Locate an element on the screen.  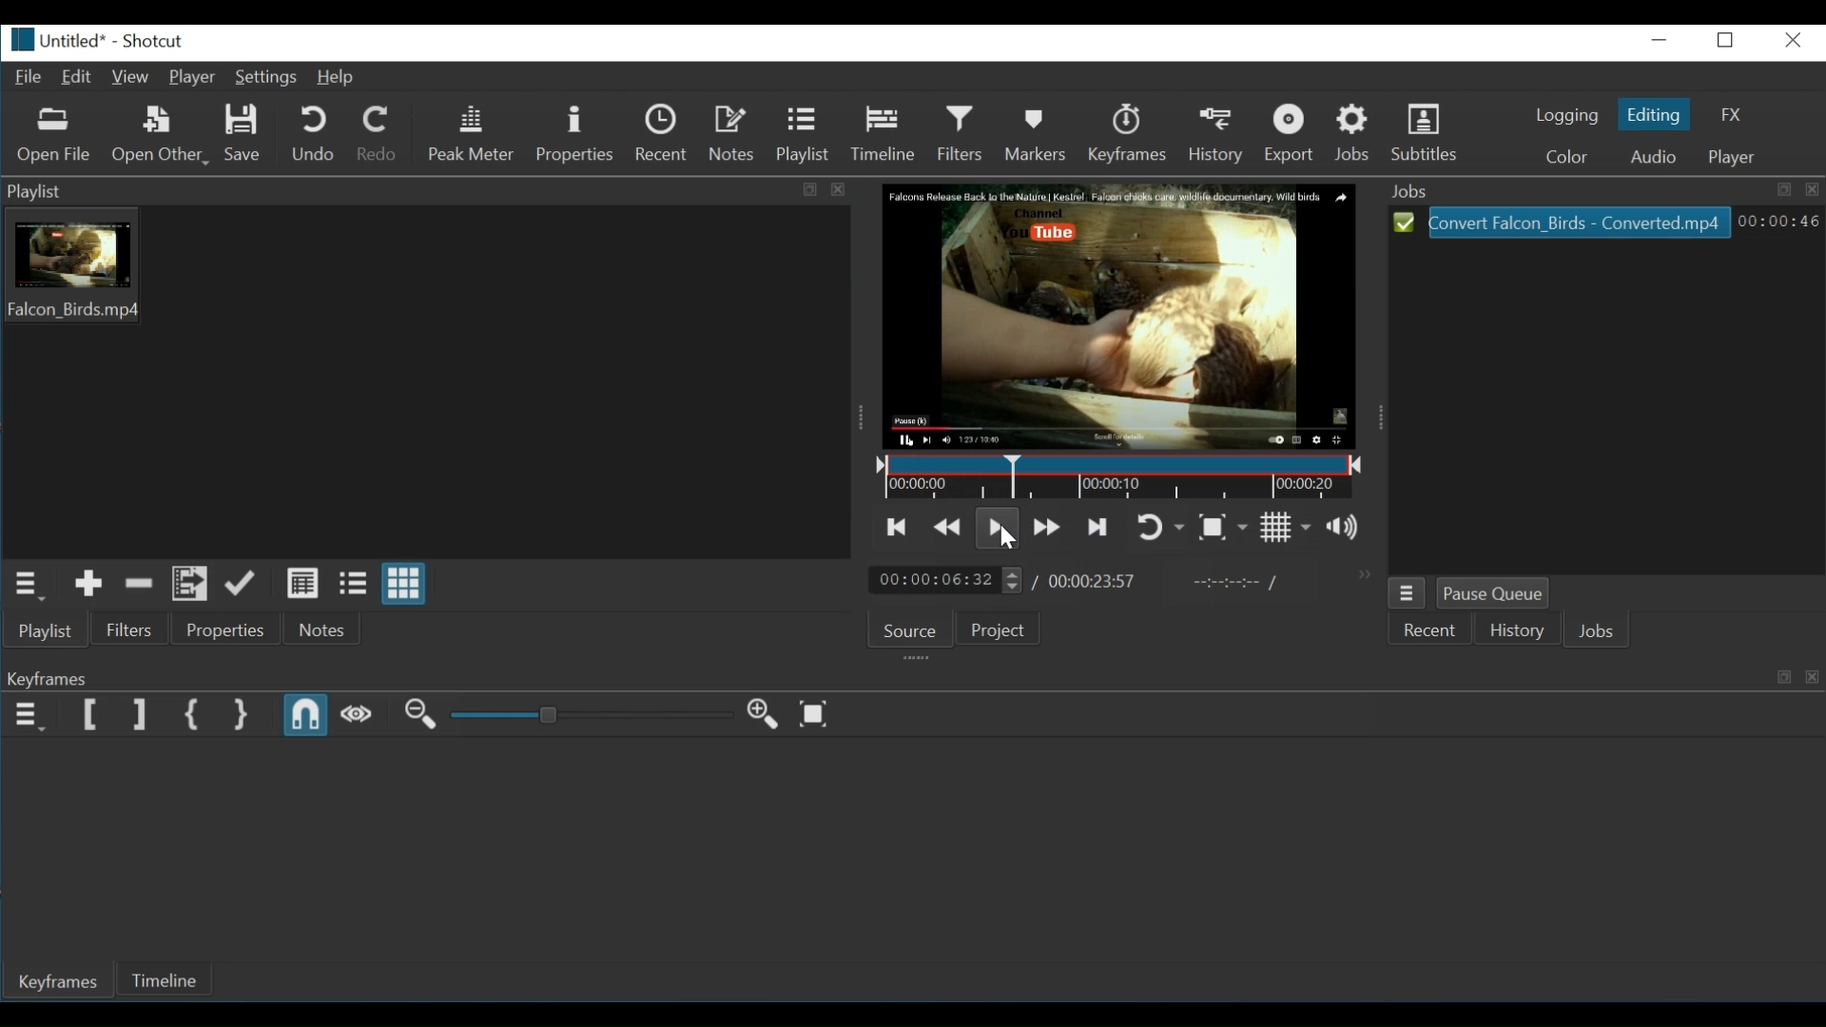
Keyframe menu is located at coordinates (28, 713).